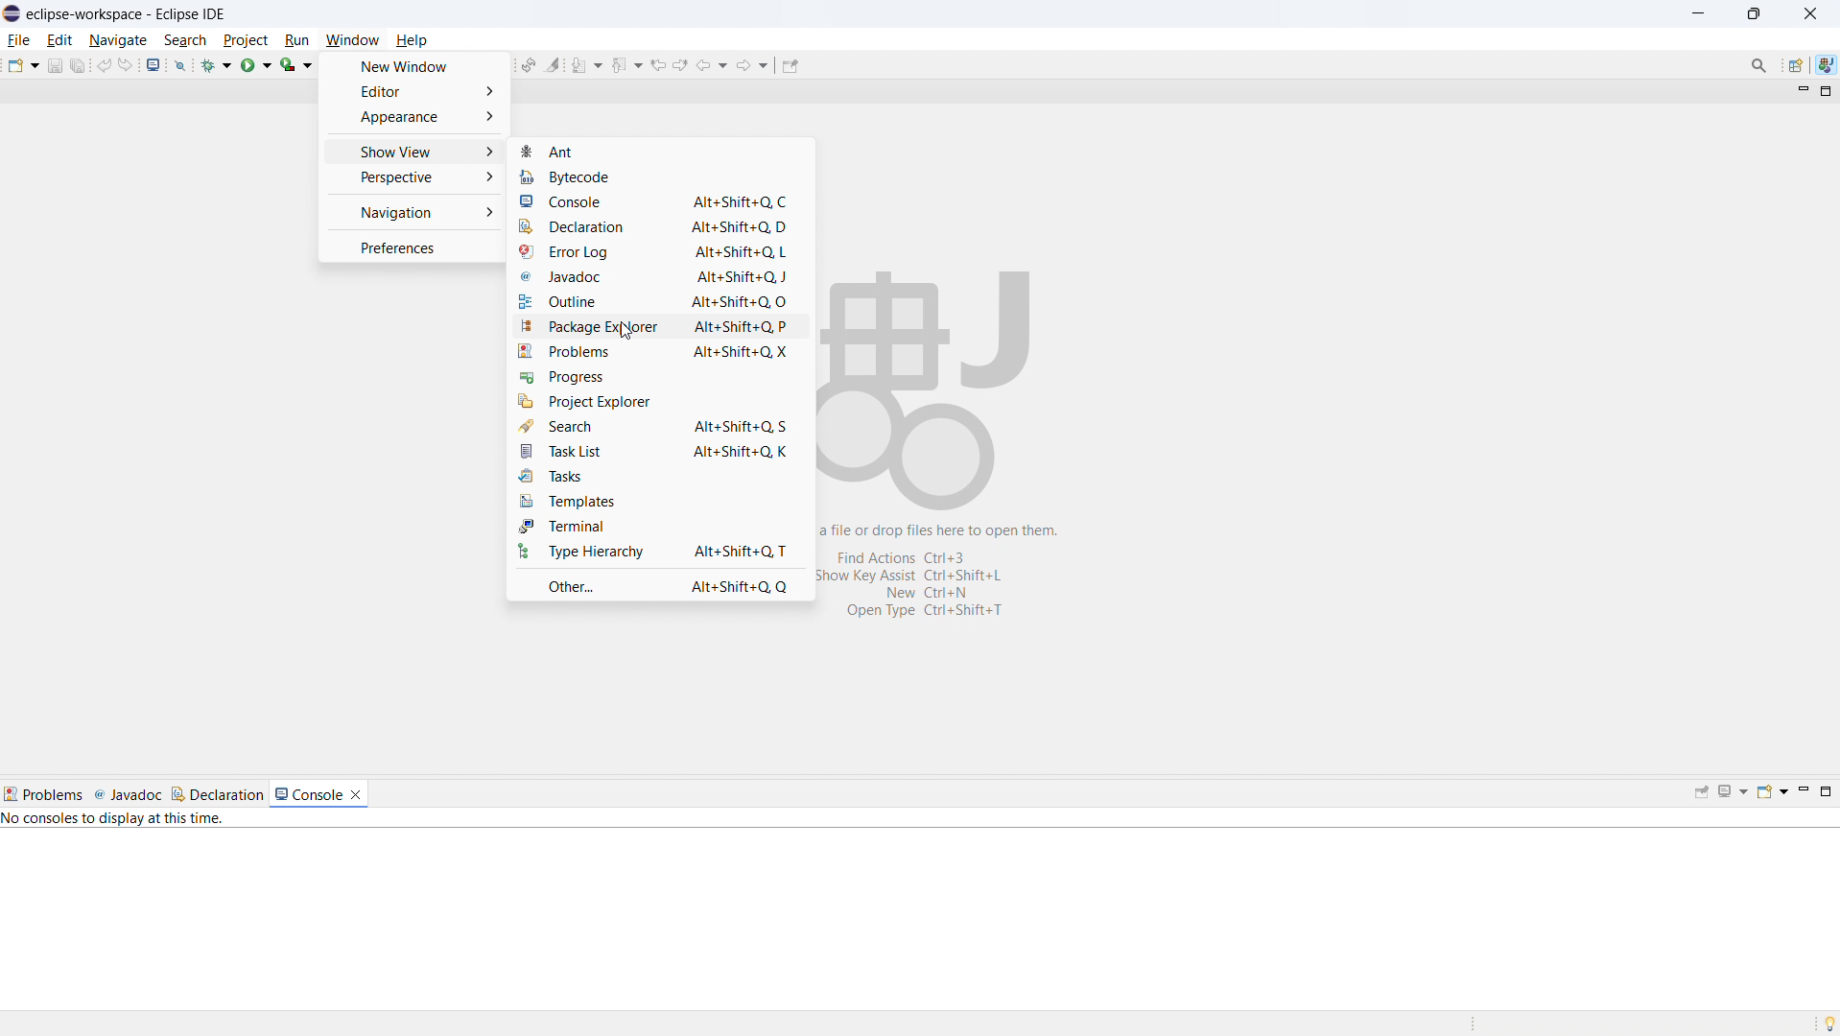  What do you see at coordinates (153, 64) in the screenshot?
I see `open console` at bounding box center [153, 64].